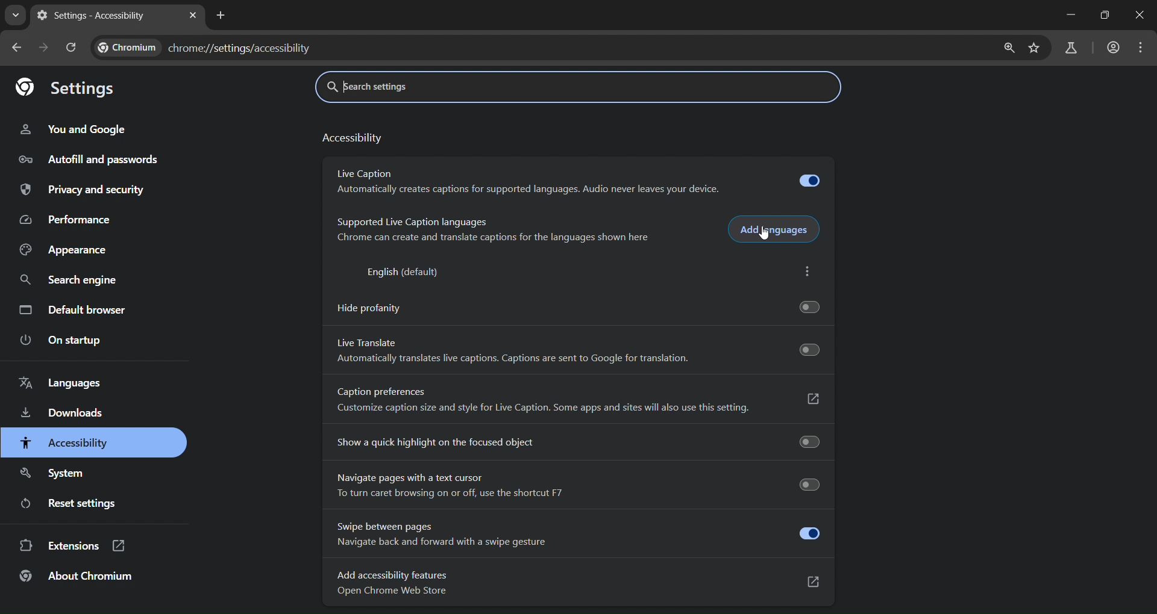 Image resolution: width=1157 pixels, height=614 pixels. What do you see at coordinates (1010, 49) in the screenshot?
I see `zoom` at bounding box center [1010, 49].